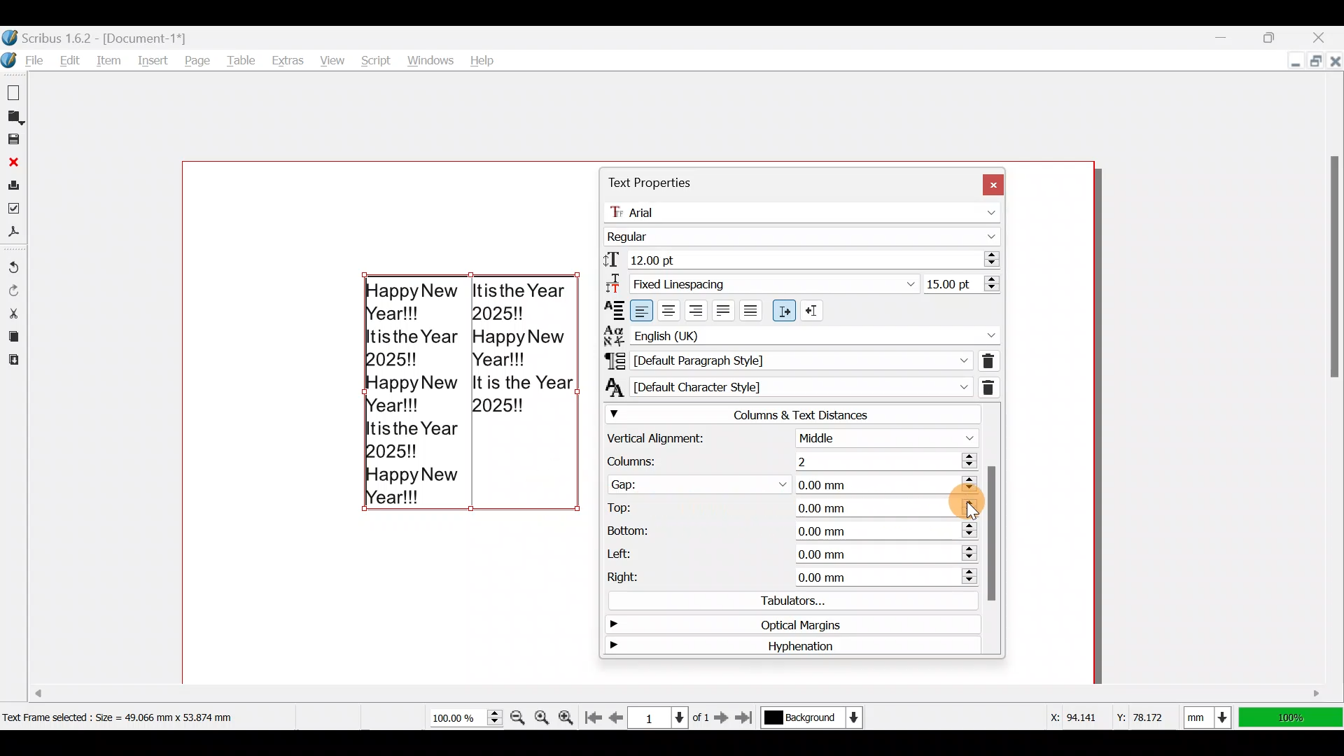 The height and width of the screenshot is (756, 1344). What do you see at coordinates (155, 60) in the screenshot?
I see `Insert` at bounding box center [155, 60].